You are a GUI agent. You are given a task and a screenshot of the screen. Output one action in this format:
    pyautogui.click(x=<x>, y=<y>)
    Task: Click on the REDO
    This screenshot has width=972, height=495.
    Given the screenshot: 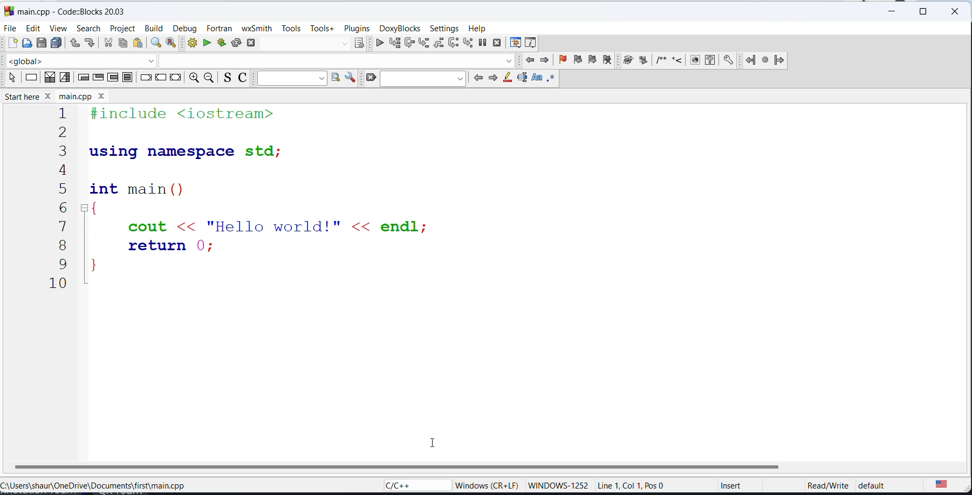 What is the action you would take?
    pyautogui.click(x=90, y=43)
    